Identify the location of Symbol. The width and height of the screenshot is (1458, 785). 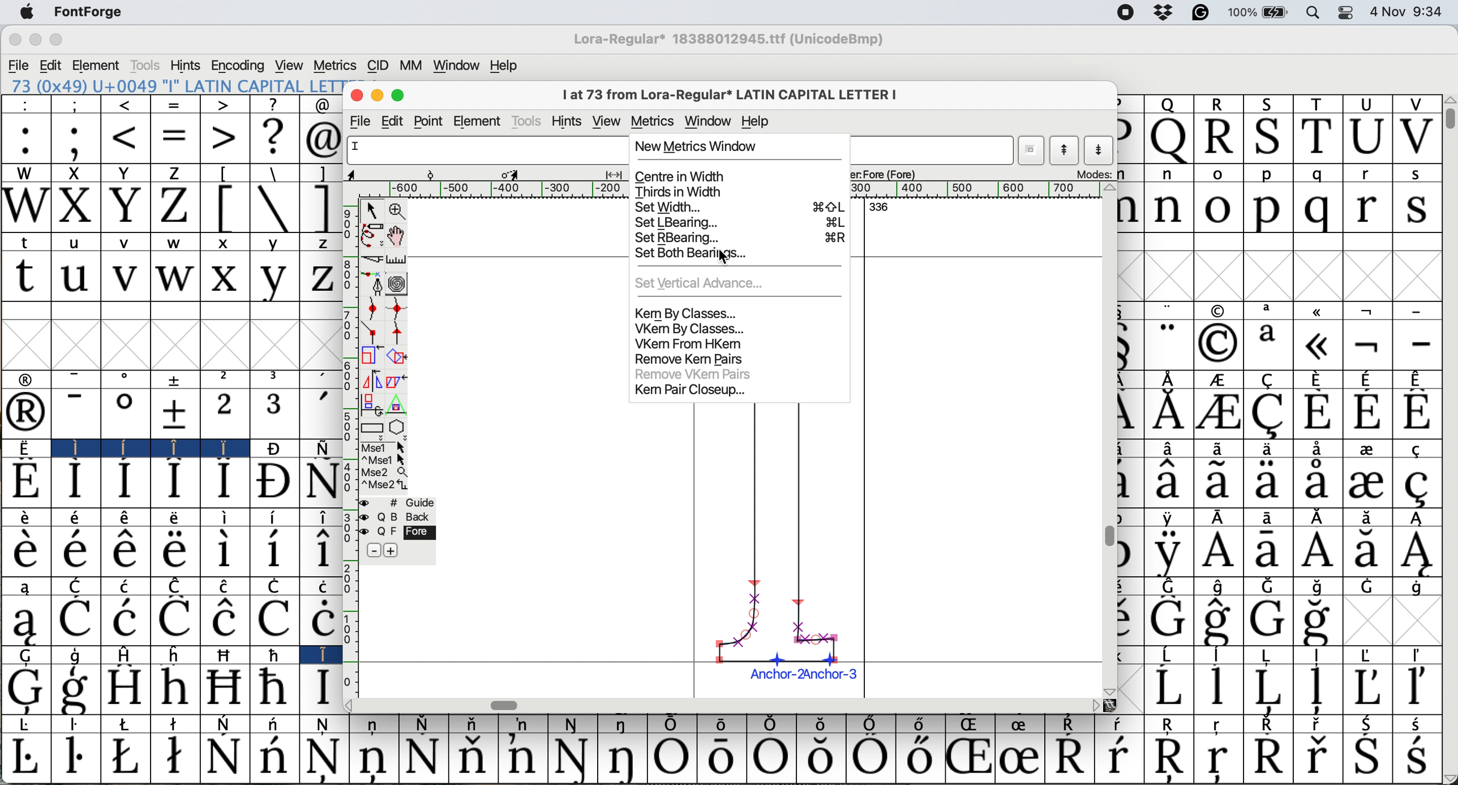
(1318, 448).